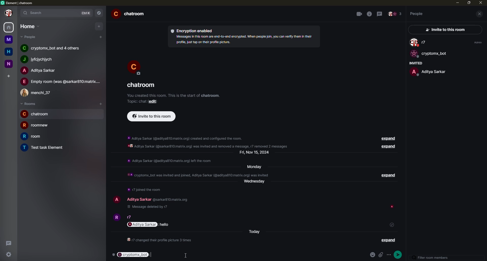  Describe the element at coordinates (481, 3) in the screenshot. I see `close` at that location.